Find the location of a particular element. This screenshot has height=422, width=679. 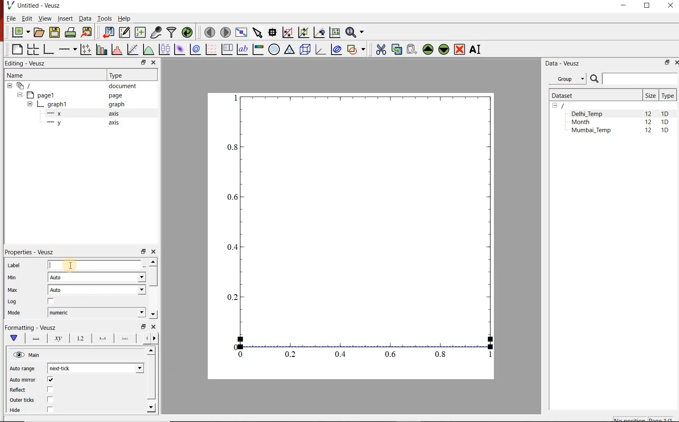

Type is located at coordinates (668, 95).